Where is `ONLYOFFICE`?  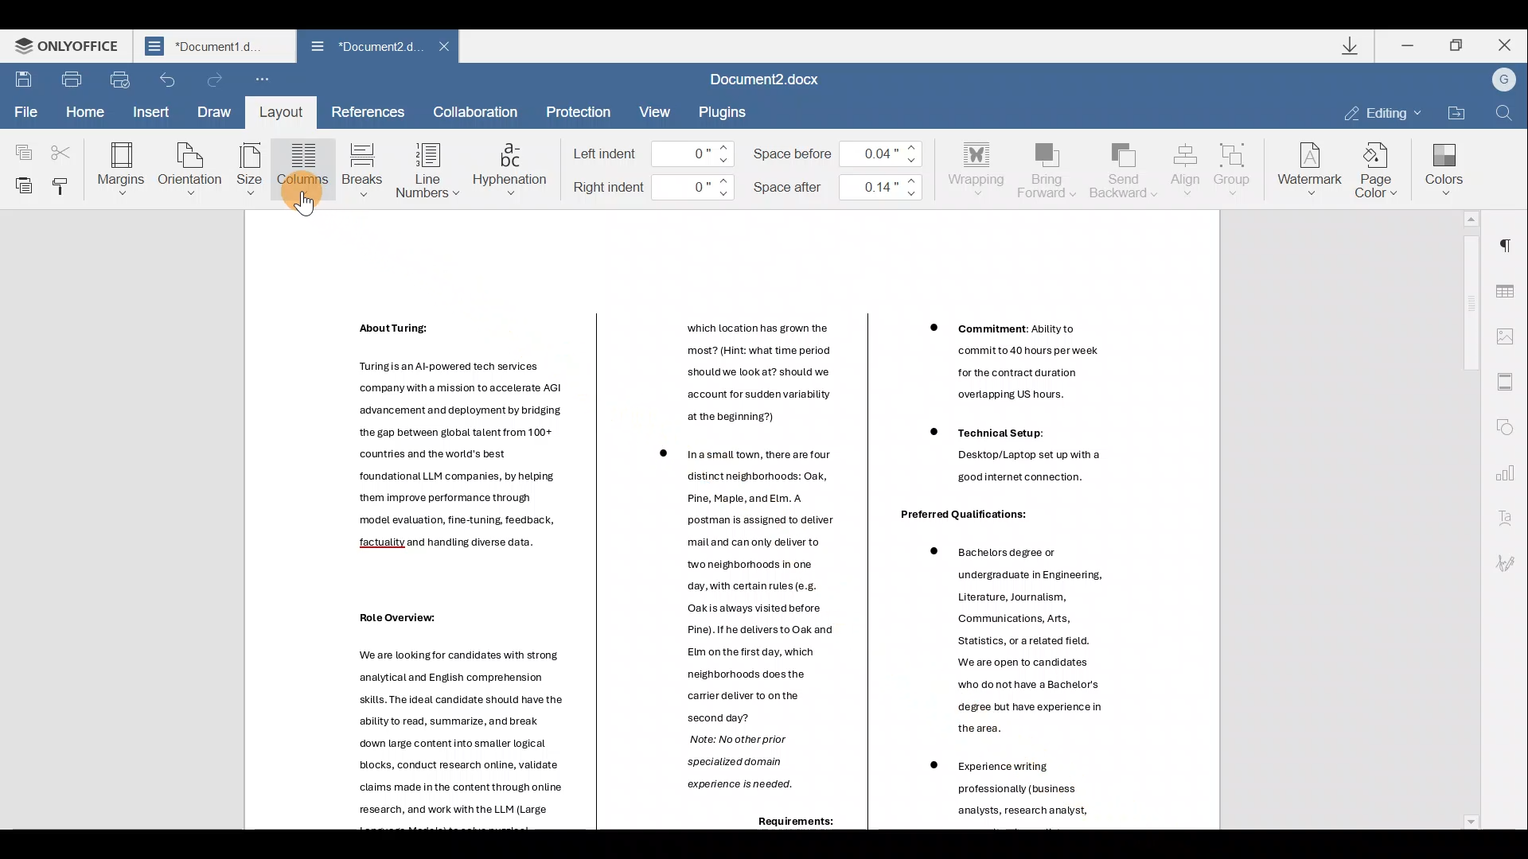 ONLYOFFICE is located at coordinates (70, 49).